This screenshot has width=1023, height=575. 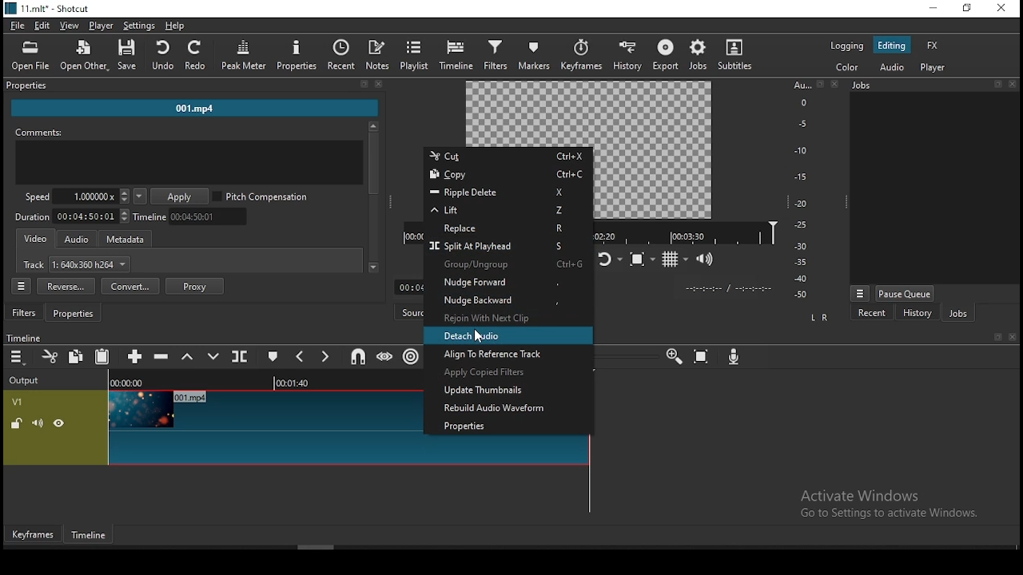 I want to click on audio scale, so click(x=813, y=190).